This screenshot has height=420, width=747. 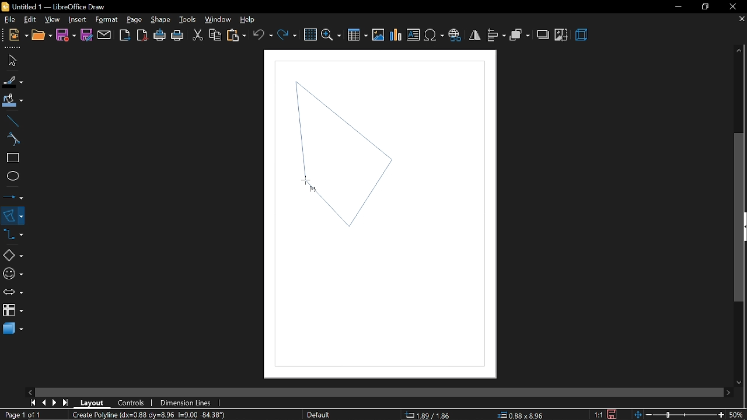 I want to click on controls, so click(x=133, y=402).